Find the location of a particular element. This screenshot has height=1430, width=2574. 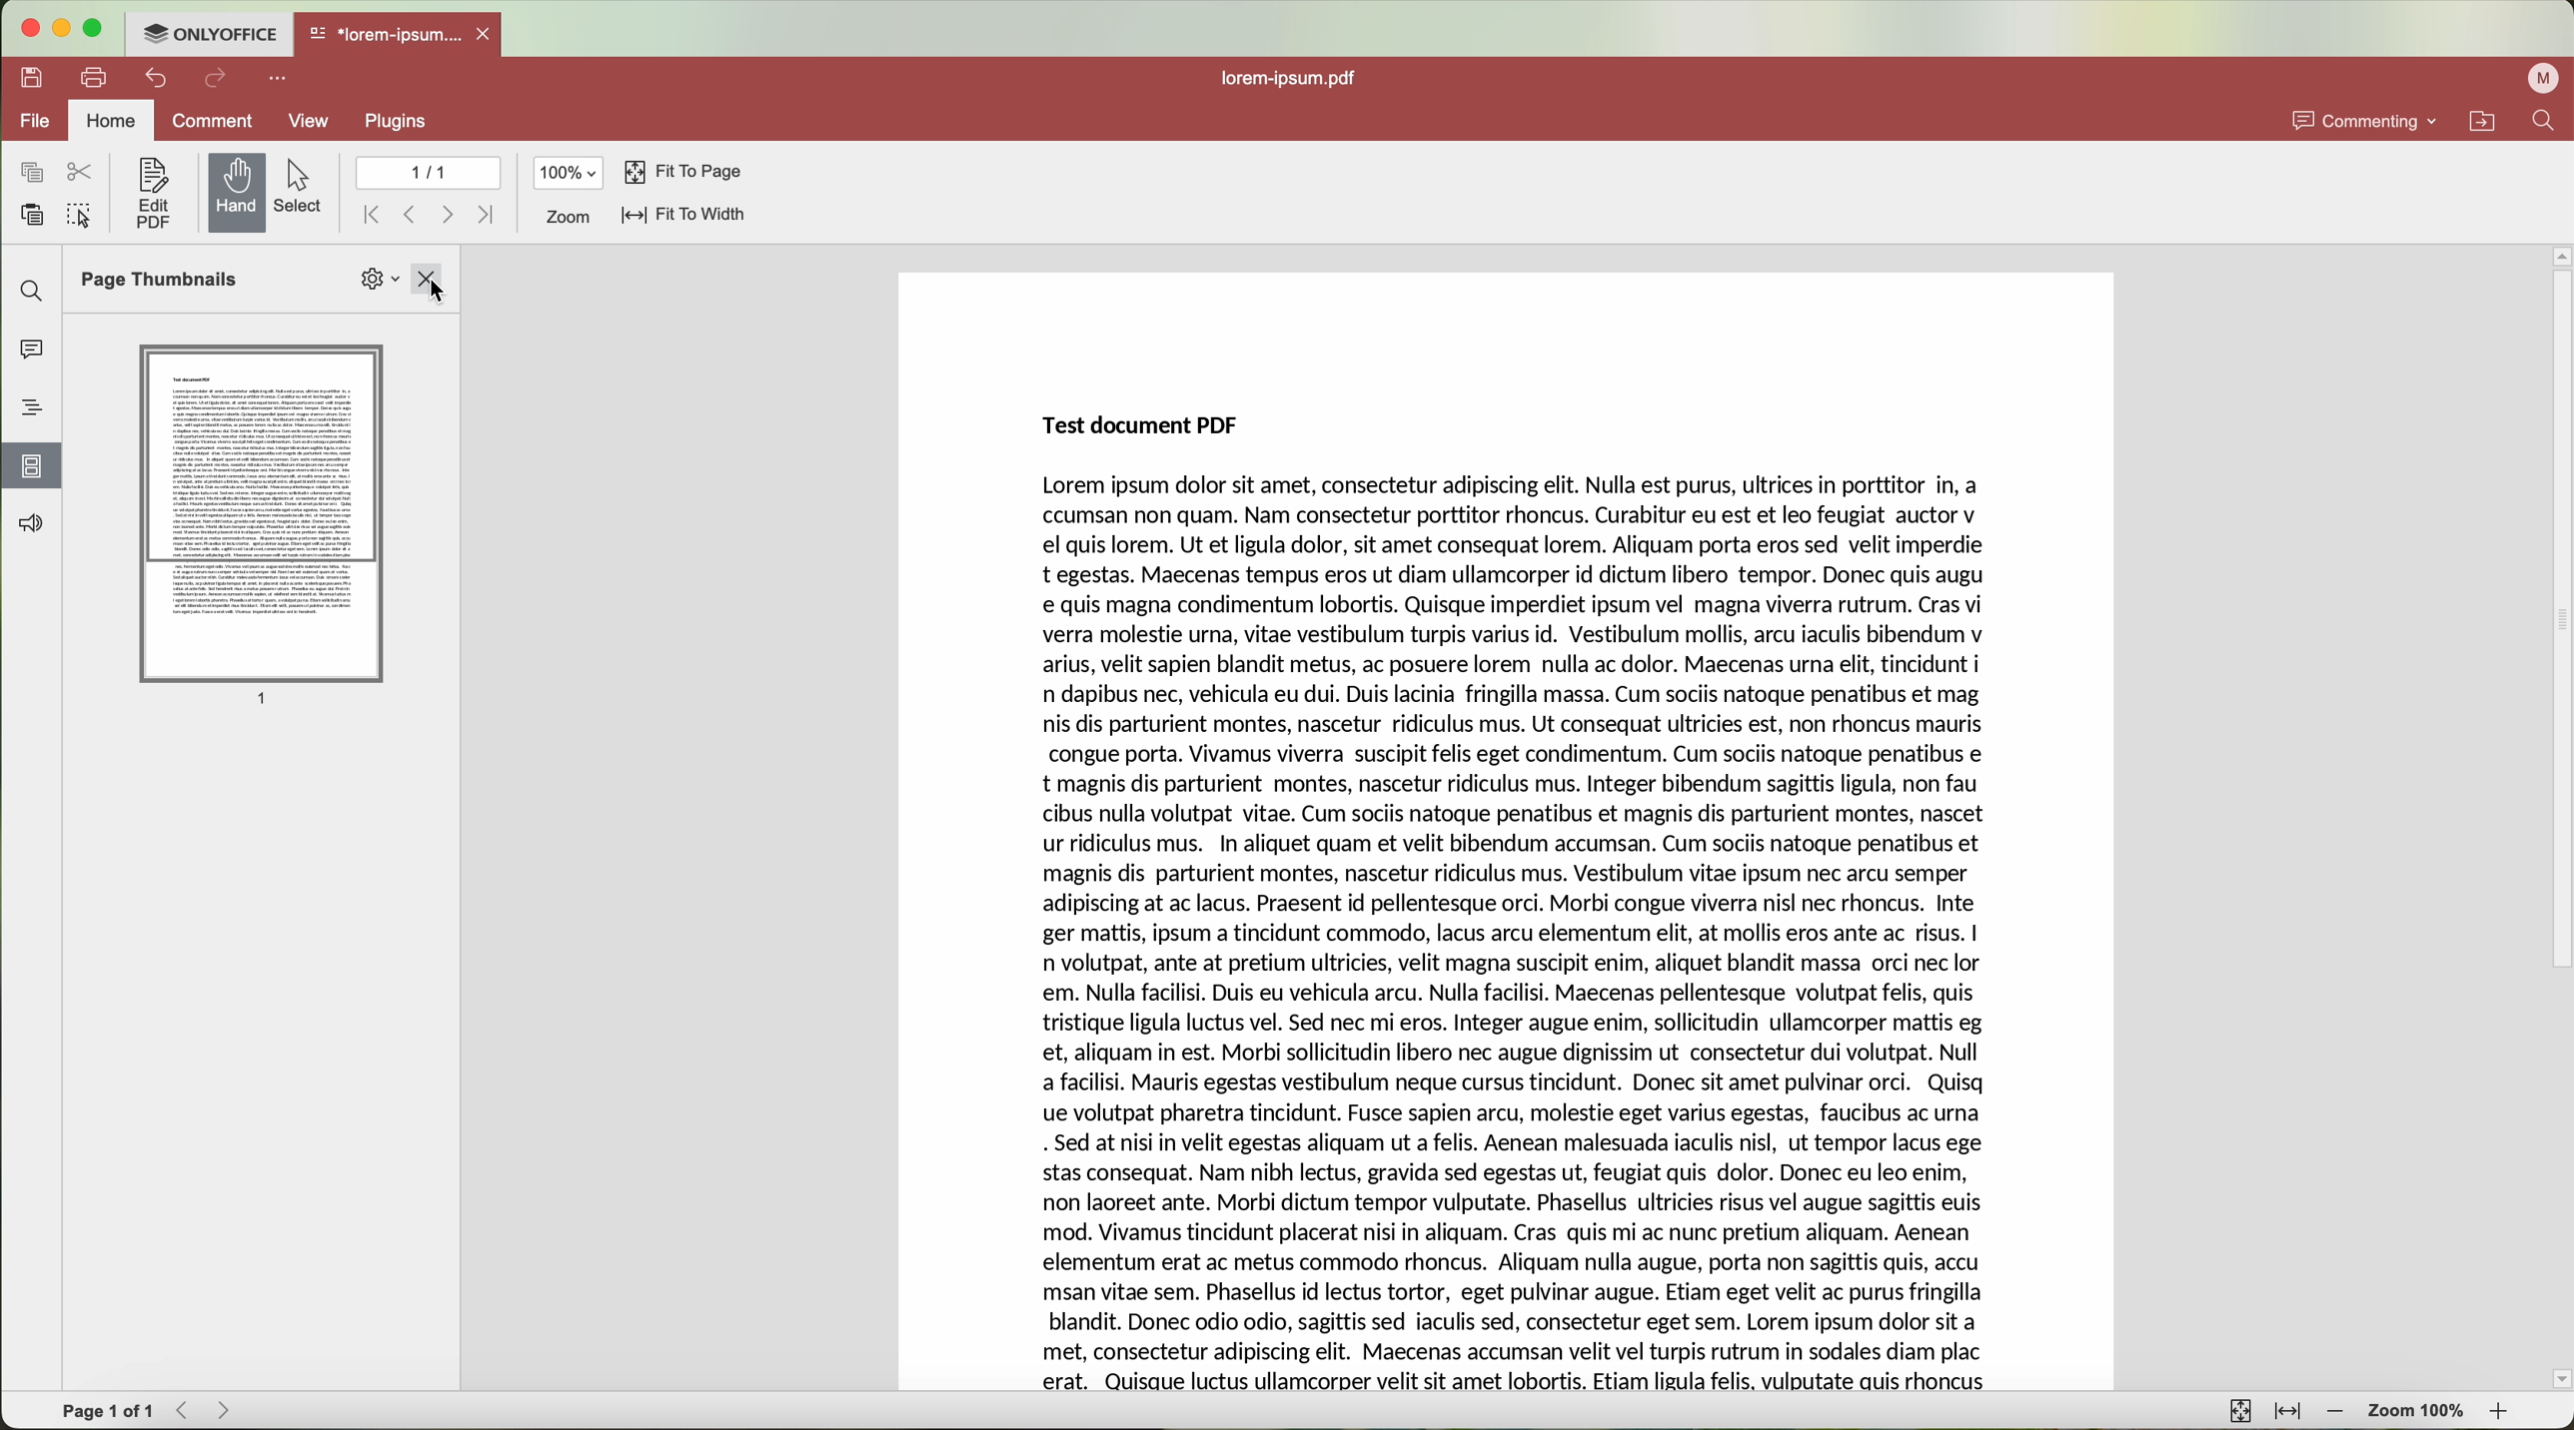

zoom out is located at coordinates (2336, 1414).